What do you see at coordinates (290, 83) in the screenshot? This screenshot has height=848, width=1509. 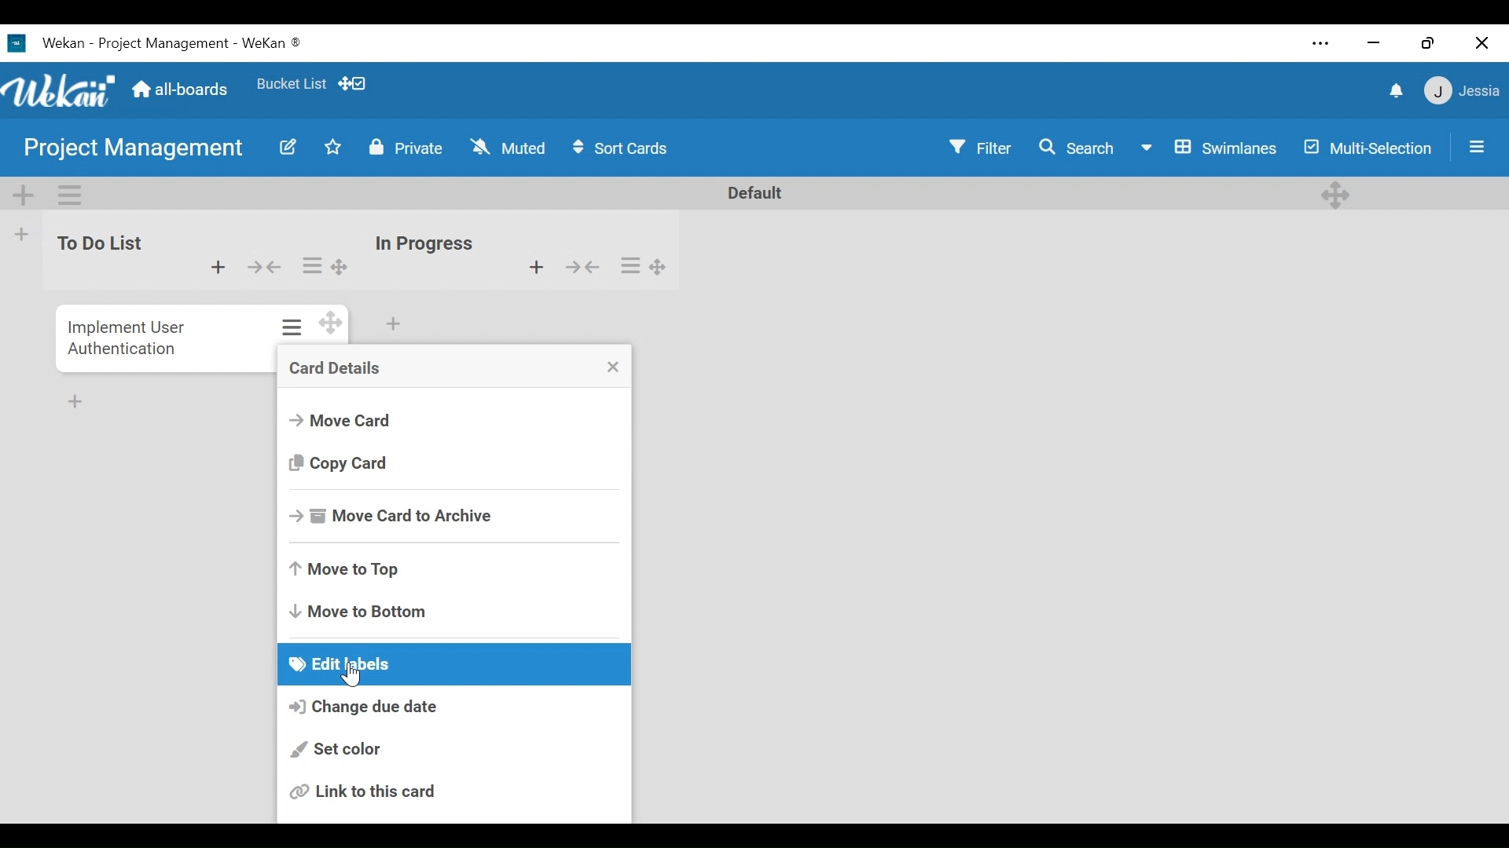 I see `Favorites` at bounding box center [290, 83].